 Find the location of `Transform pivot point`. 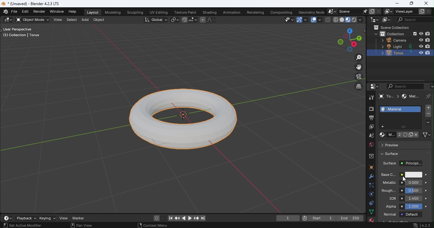

Transform pivot point is located at coordinates (174, 19).